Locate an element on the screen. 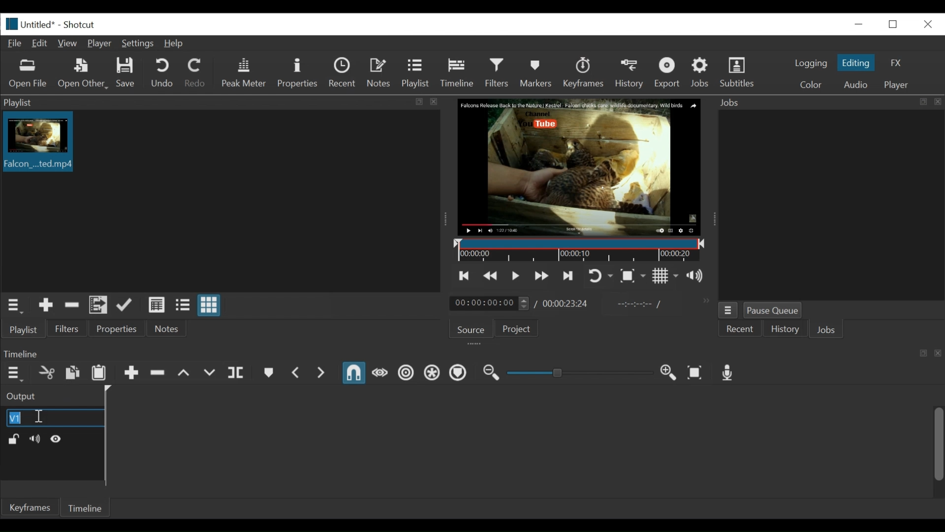 The width and height of the screenshot is (945, 532). Jobs menu is located at coordinates (729, 310).